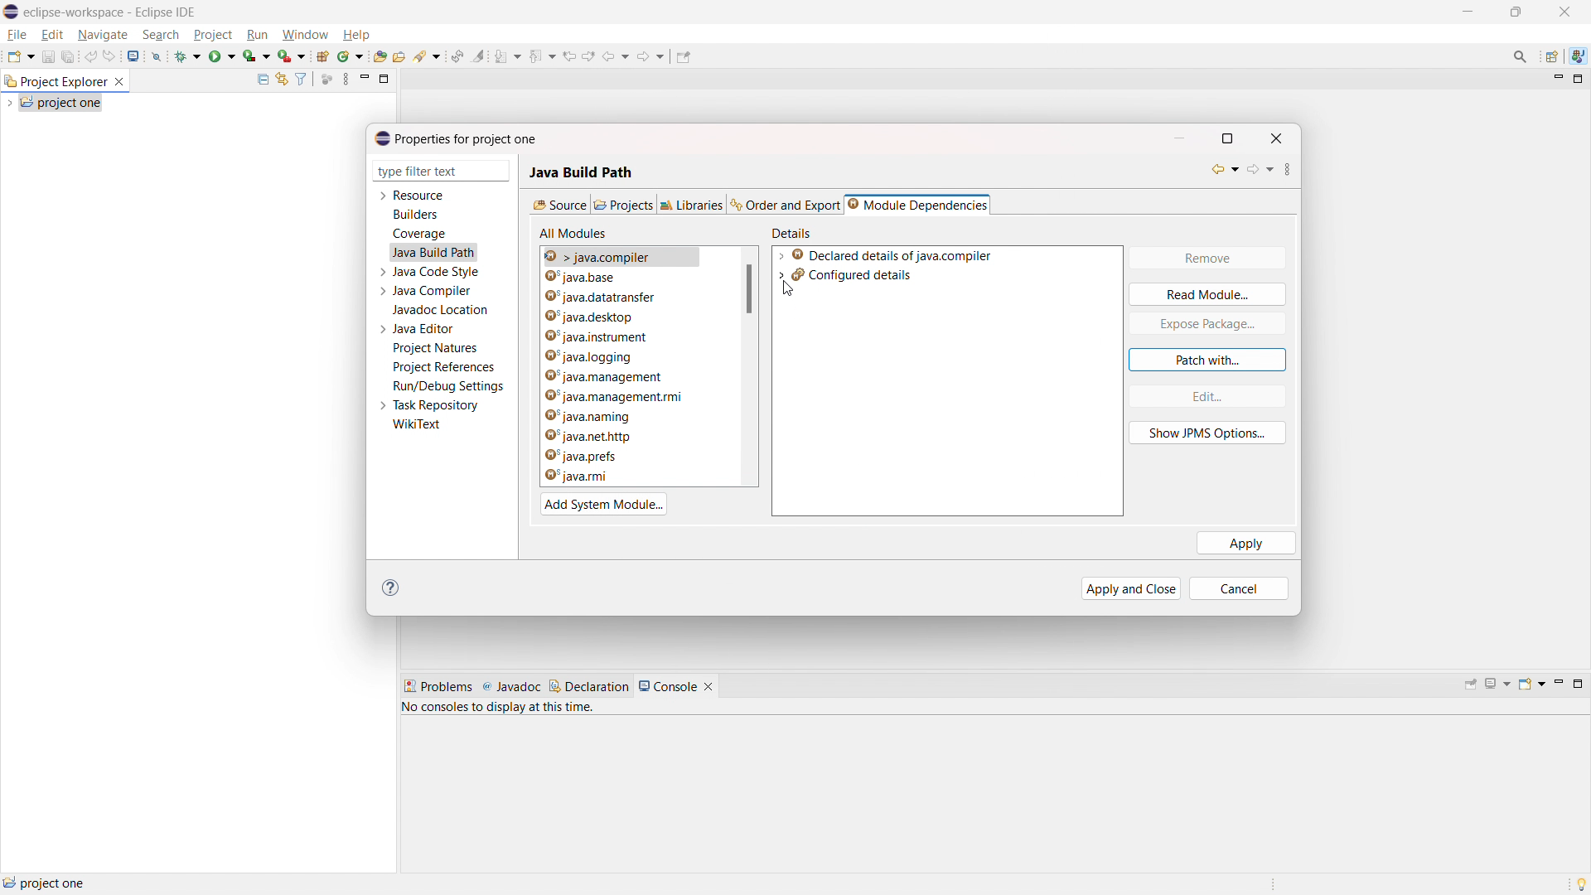 The height and width of the screenshot is (895, 1591). What do you see at coordinates (1579, 80) in the screenshot?
I see `maximize` at bounding box center [1579, 80].